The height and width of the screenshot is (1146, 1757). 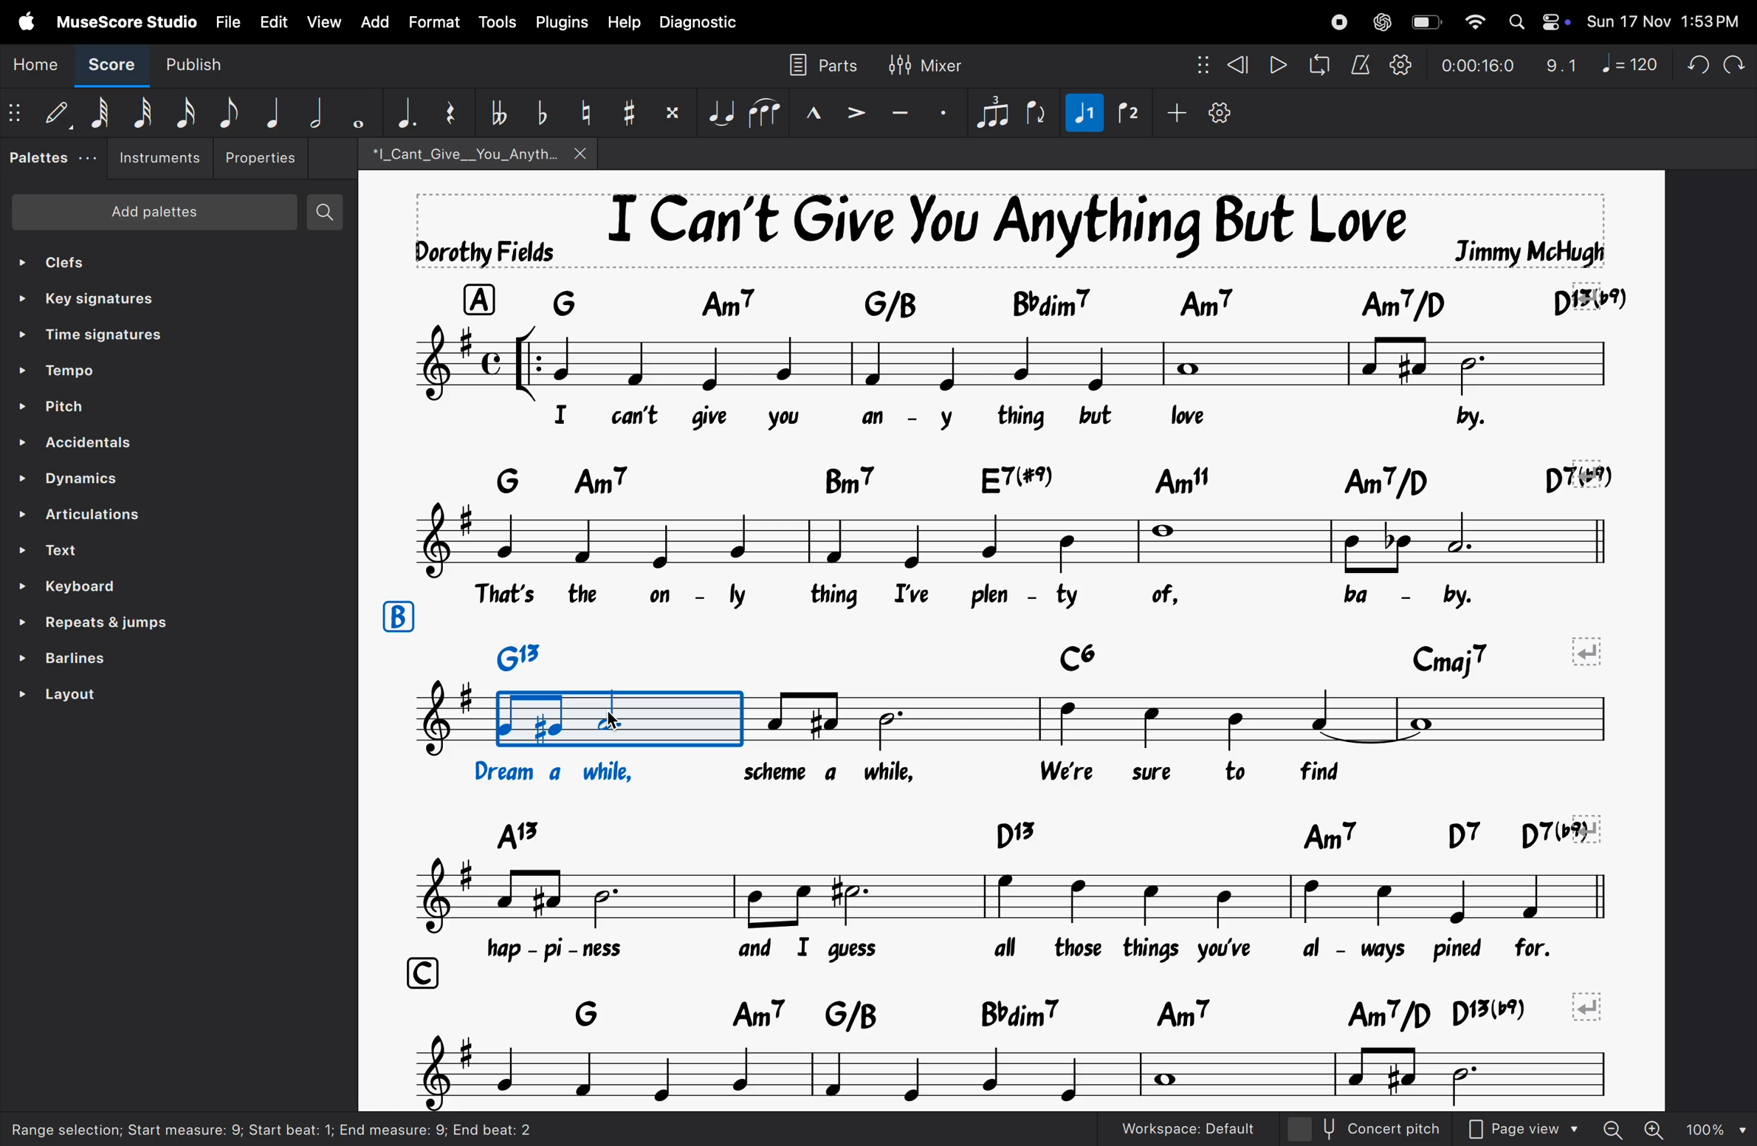 I want to click on musescore studio menu, so click(x=127, y=23).